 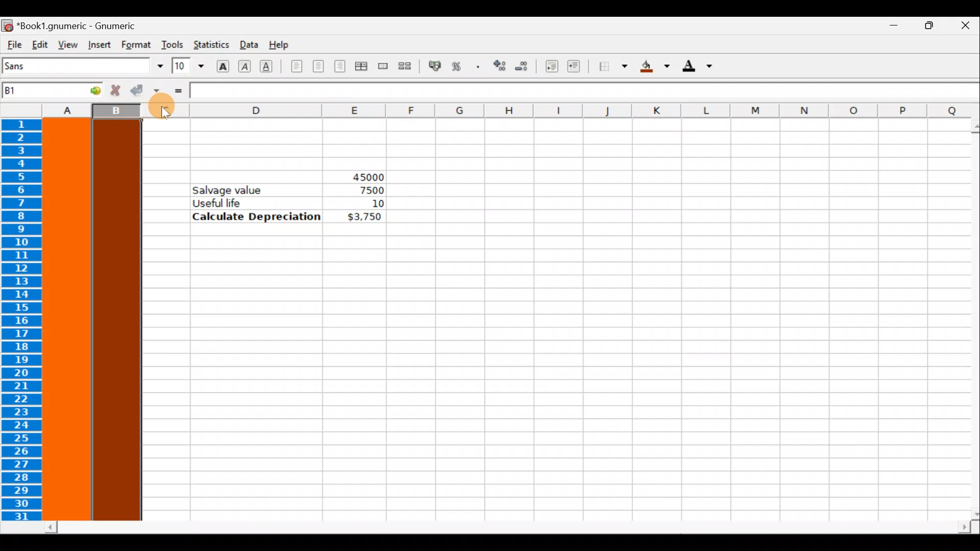 What do you see at coordinates (223, 65) in the screenshot?
I see `Bold` at bounding box center [223, 65].